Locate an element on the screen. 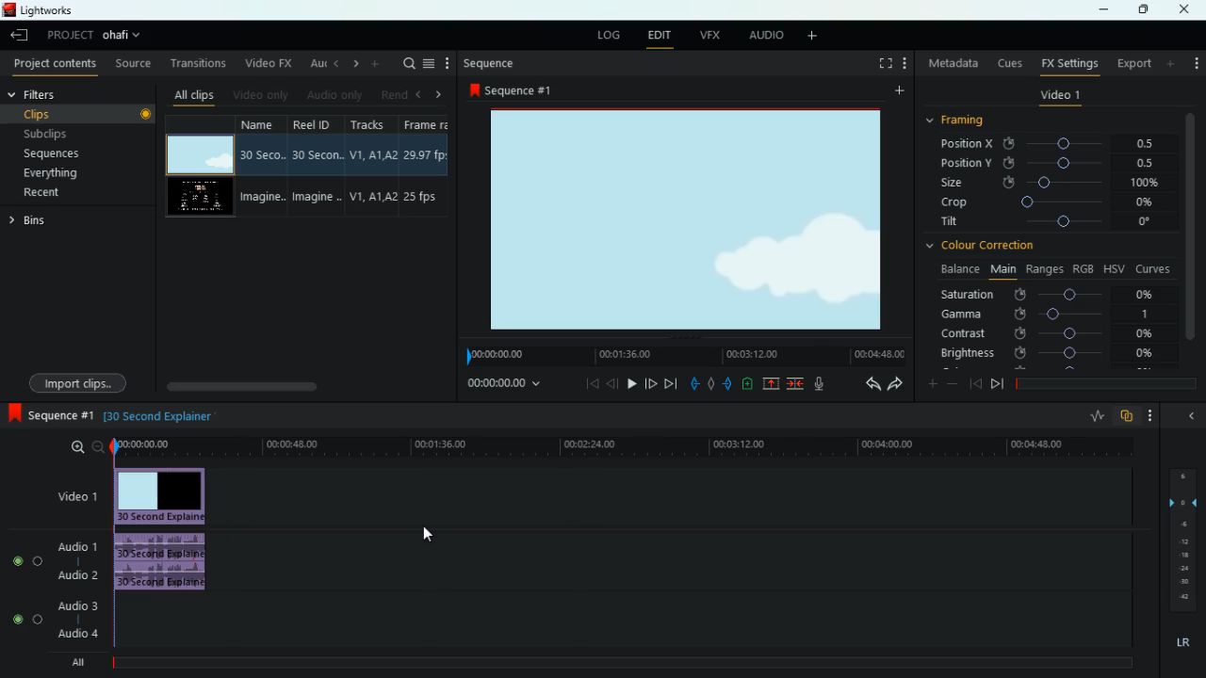 This screenshot has width=1206, height=678. audio is located at coordinates (760, 35).